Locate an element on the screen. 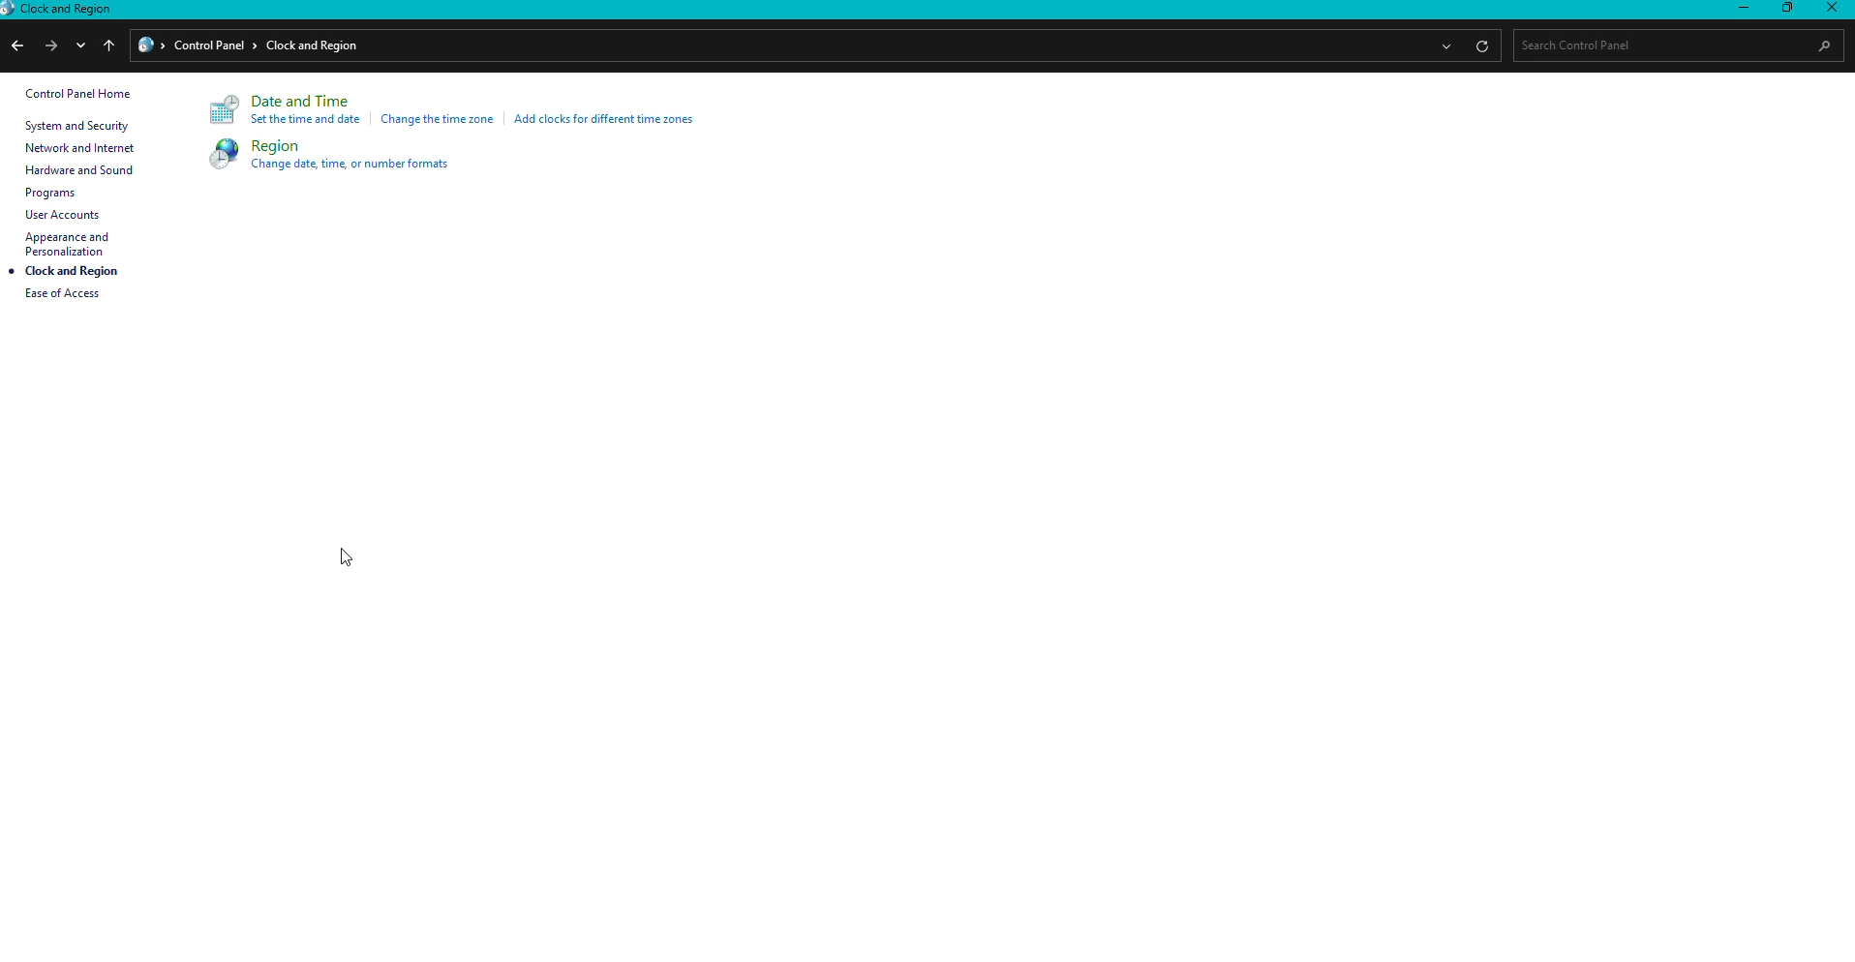 The image size is (1855, 962). Logo is located at coordinates (217, 154).